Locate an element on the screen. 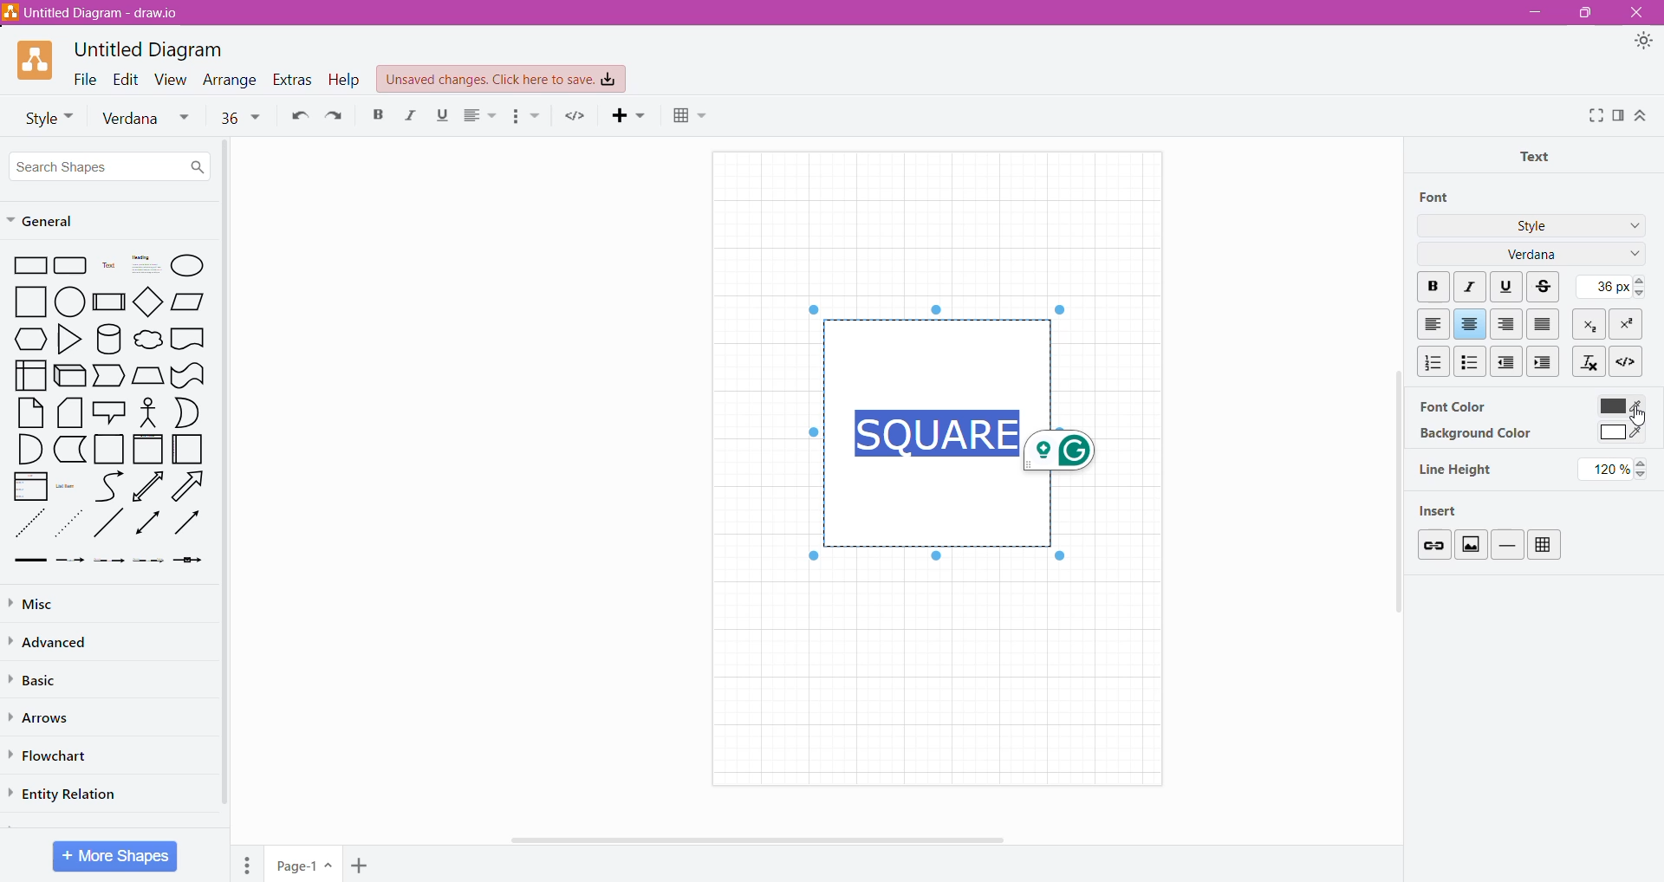 This screenshot has width=1664, height=882. frame is located at coordinates (147, 449).